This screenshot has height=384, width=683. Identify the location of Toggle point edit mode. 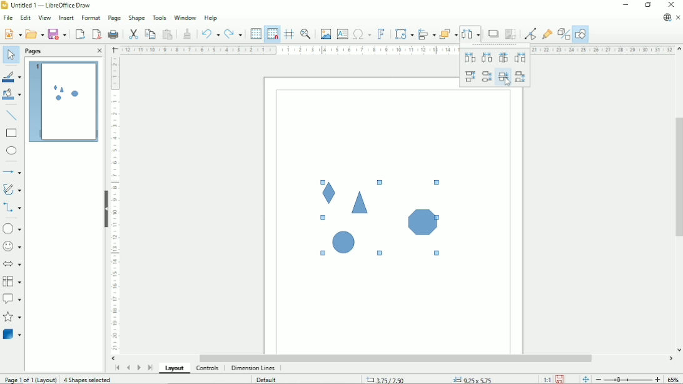
(529, 33).